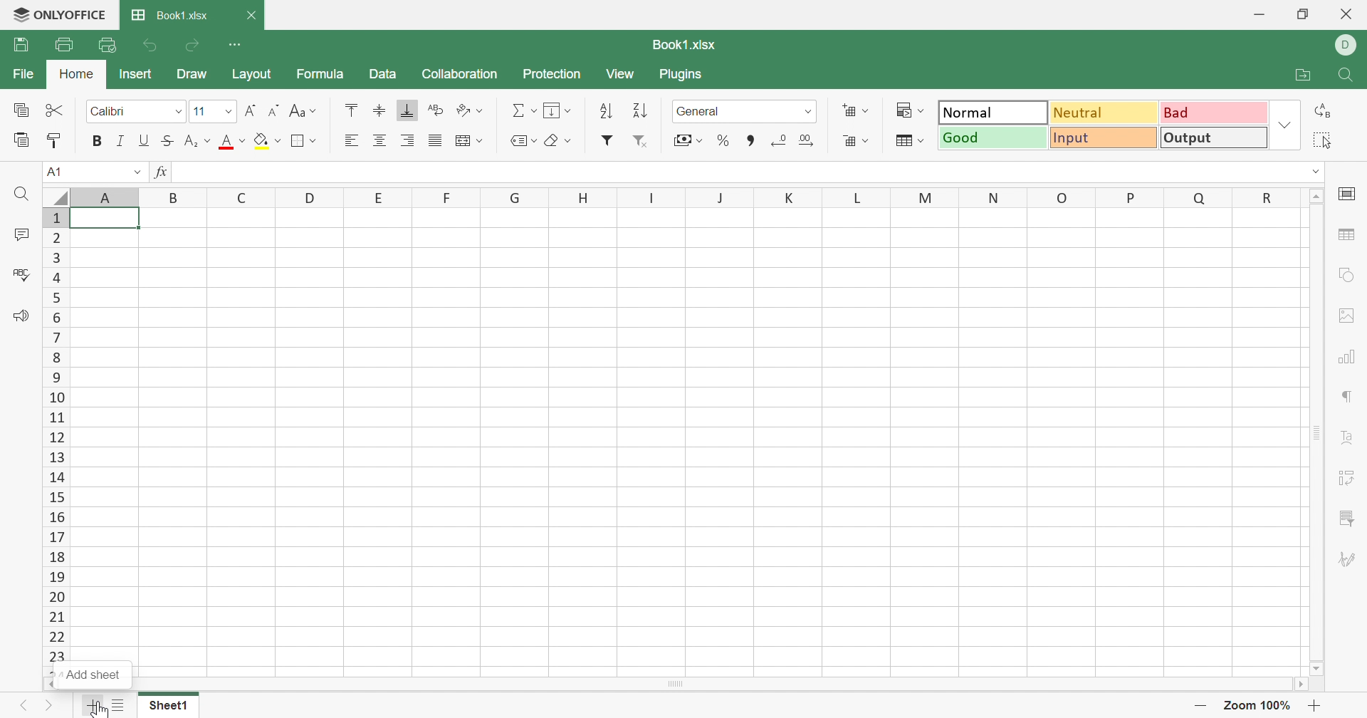 The height and width of the screenshot is (718, 1367). Describe the element at coordinates (18, 140) in the screenshot. I see `Paste` at that location.